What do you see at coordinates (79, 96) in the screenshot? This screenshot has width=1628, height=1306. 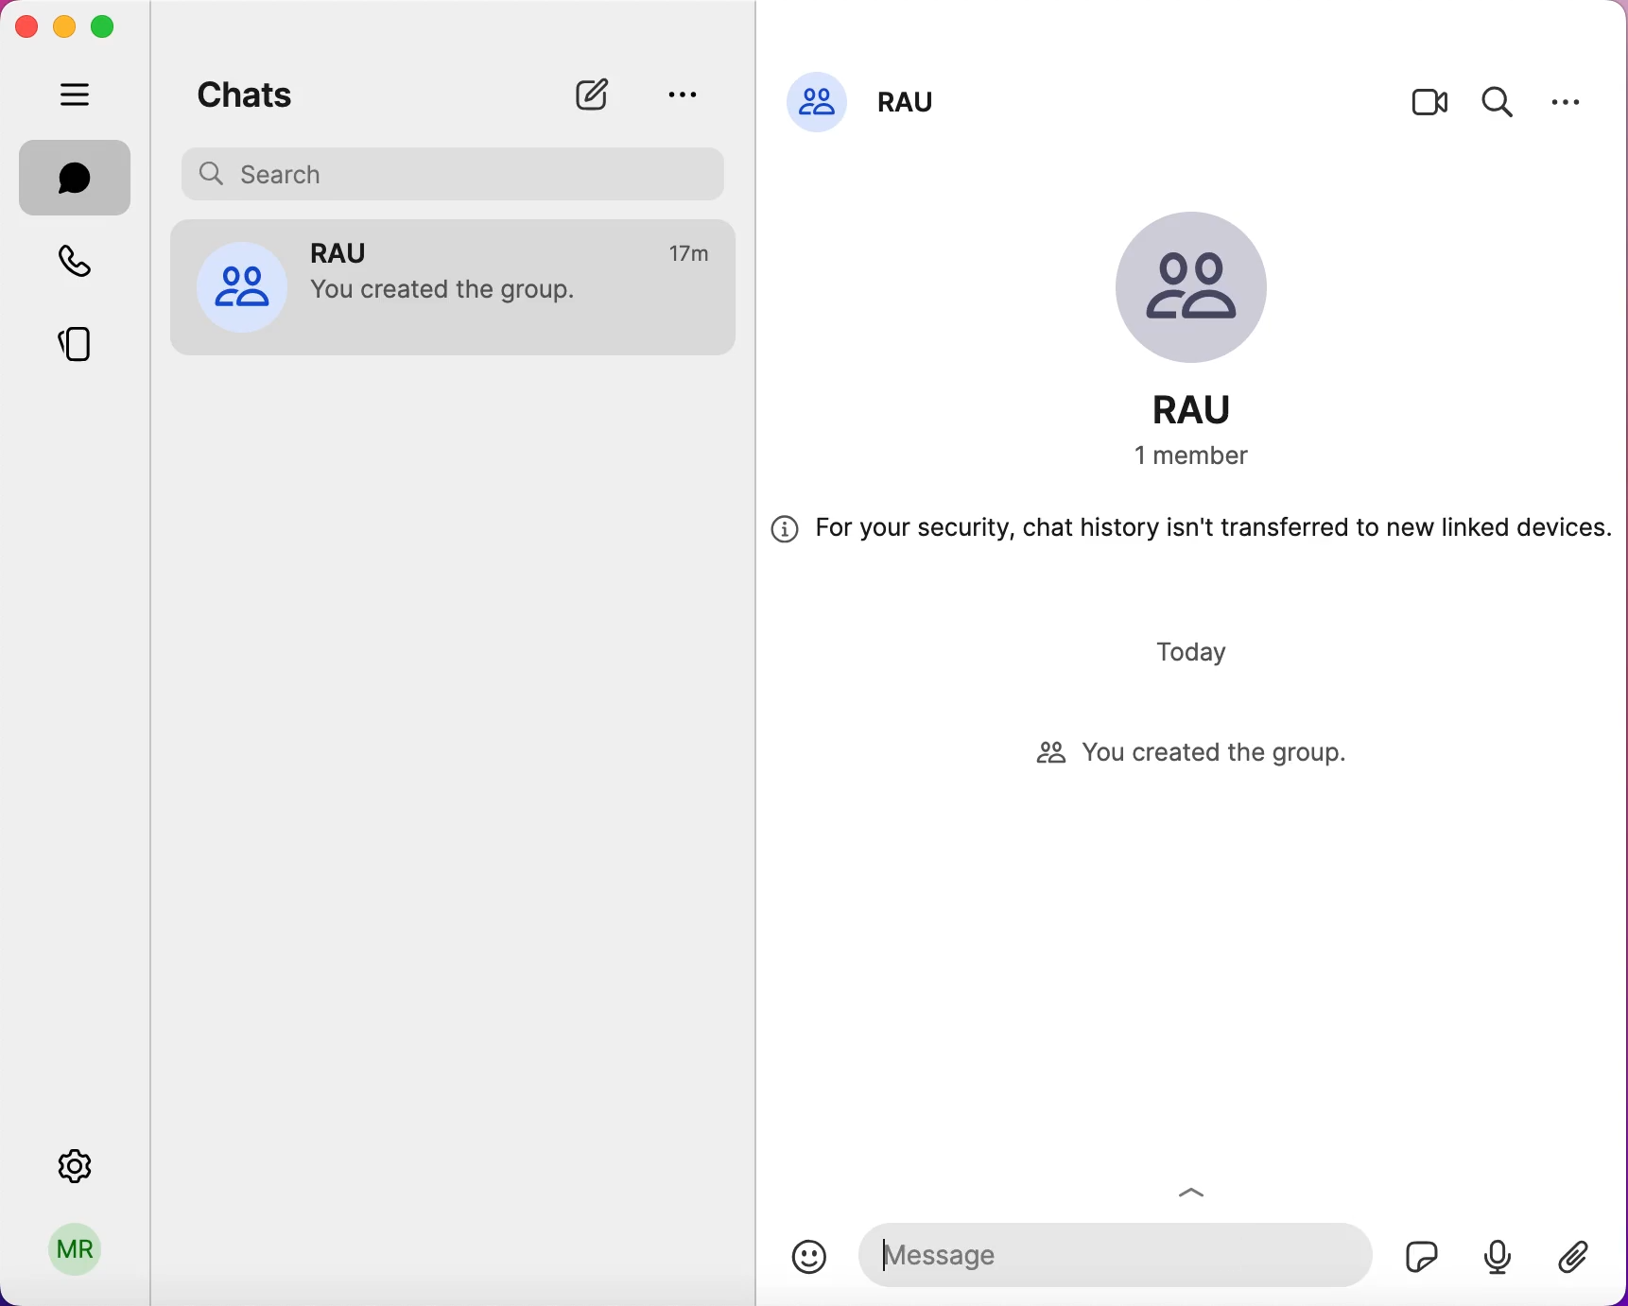 I see `hide bar` at bounding box center [79, 96].